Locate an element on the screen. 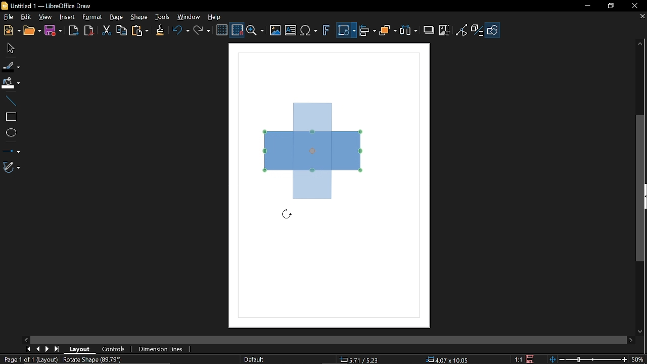 The height and width of the screenshot is (364, 647). Rectangle (selected diagram) is located at coordinates (314, 150).